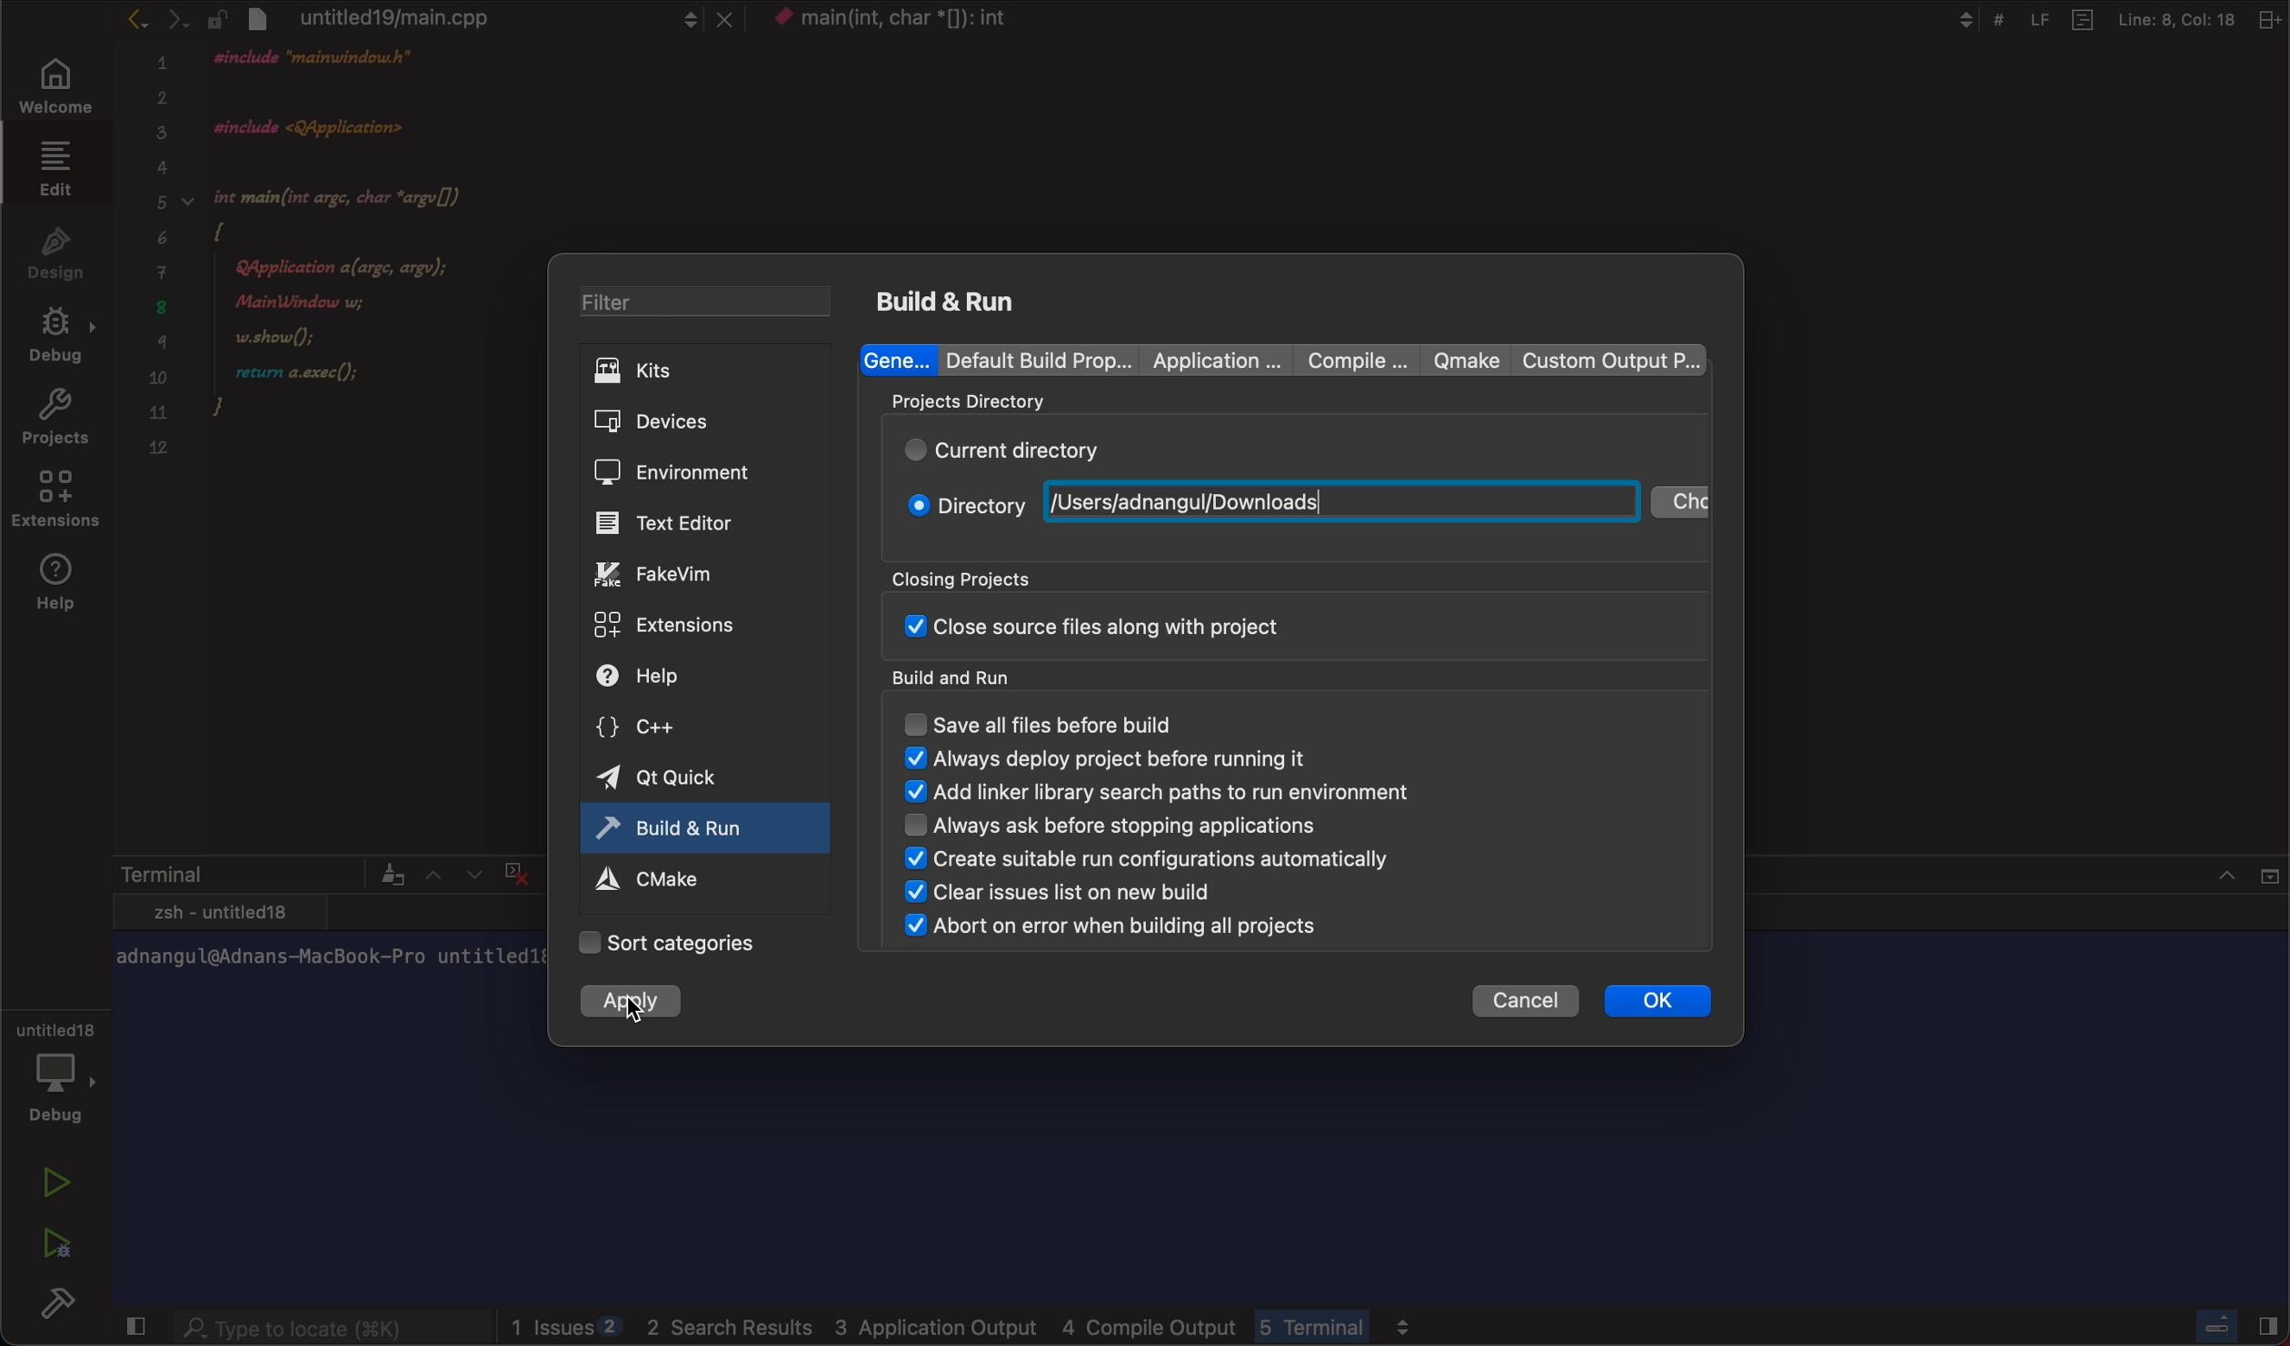 The height and width of the screenshot is (1346, 2290). What do you see at coordinates (1127, 829) in the screenshot?
I see `always ask` at bounding box center [1127, 829].